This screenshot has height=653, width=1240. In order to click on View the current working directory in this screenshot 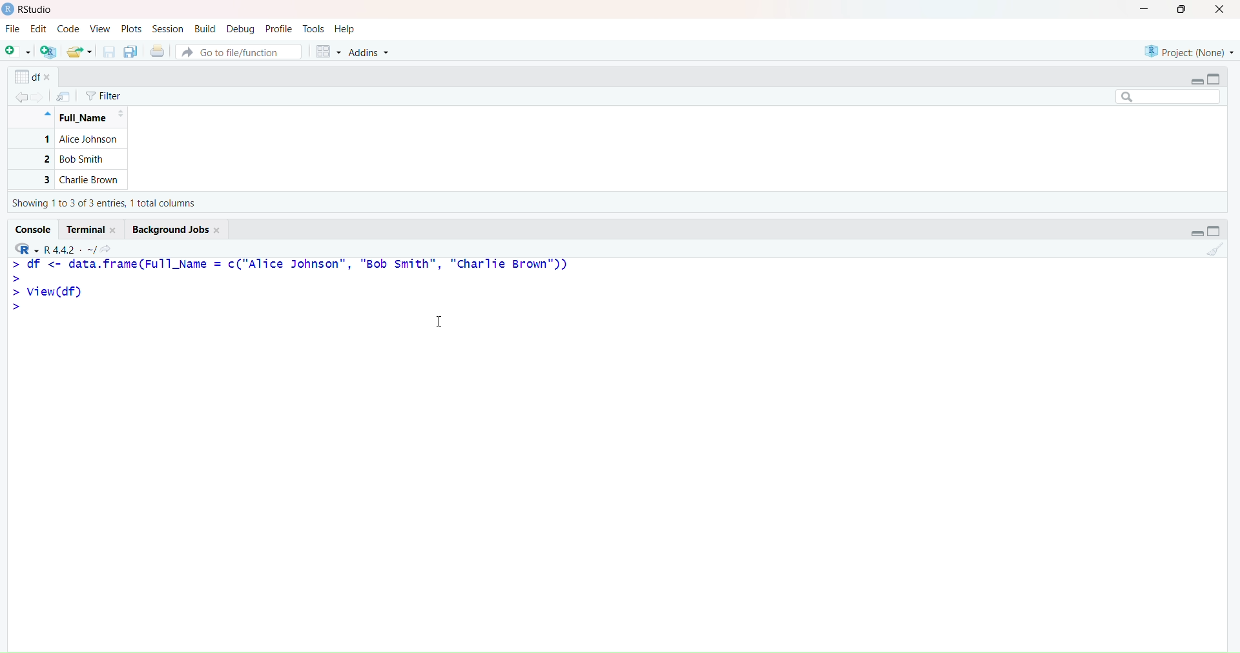, I will do `click(111, 248)`.